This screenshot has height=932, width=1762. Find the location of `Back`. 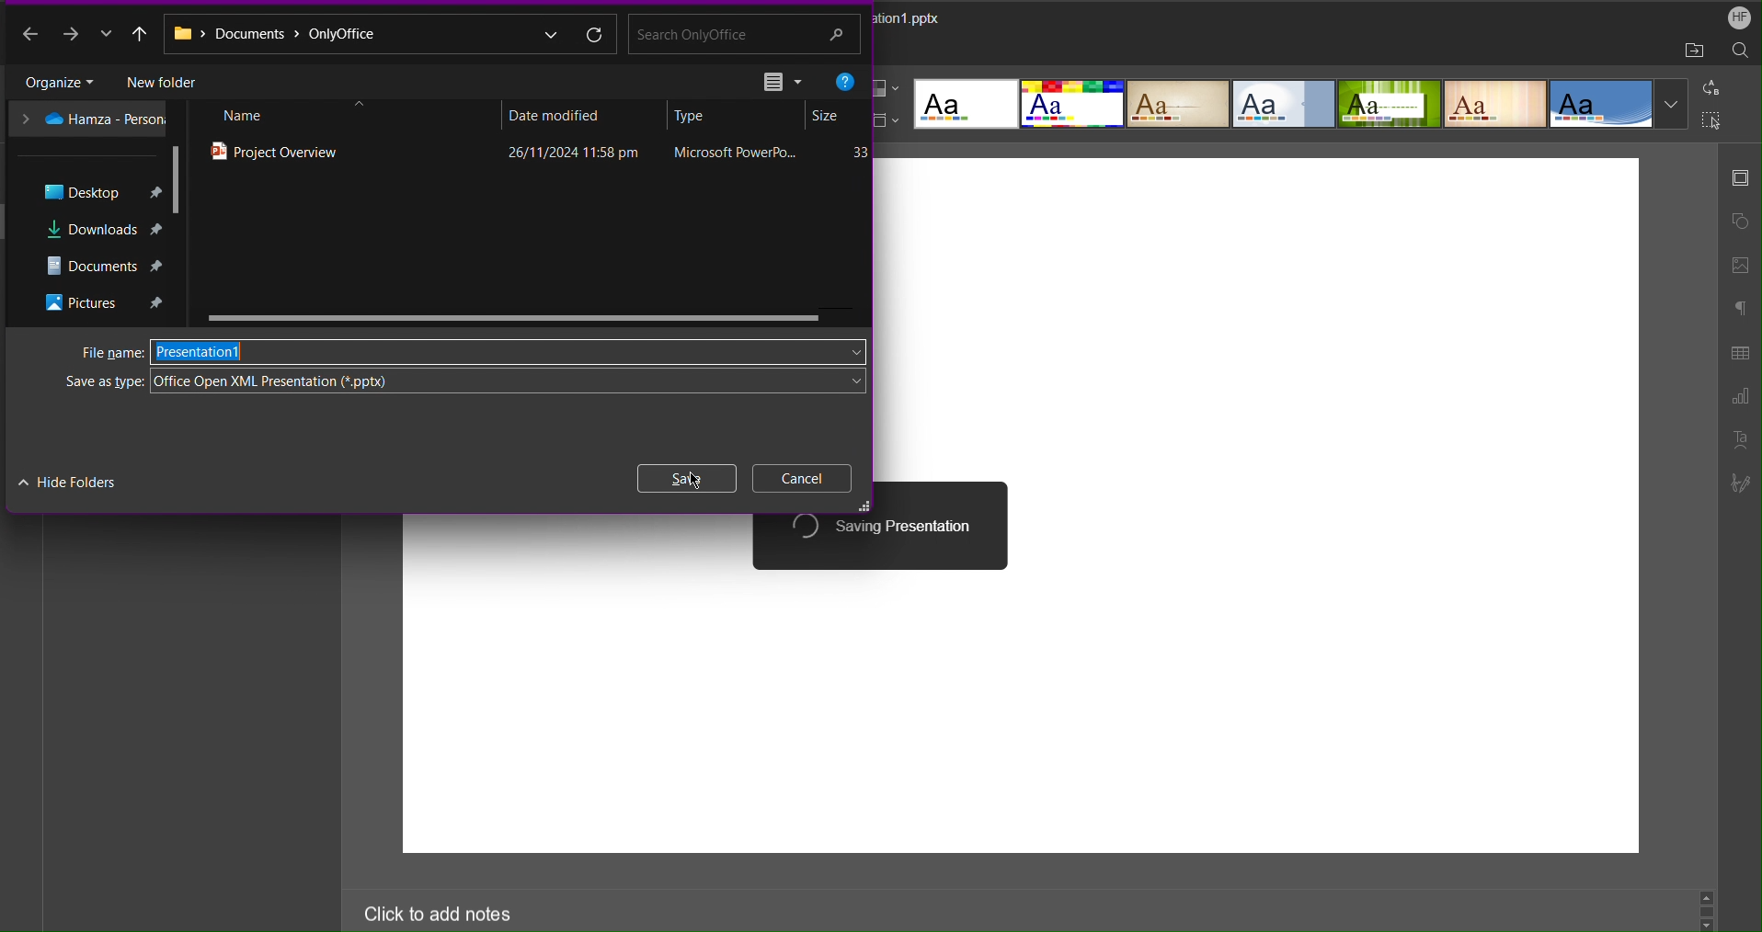

Back is located at coordinates (35, 33).